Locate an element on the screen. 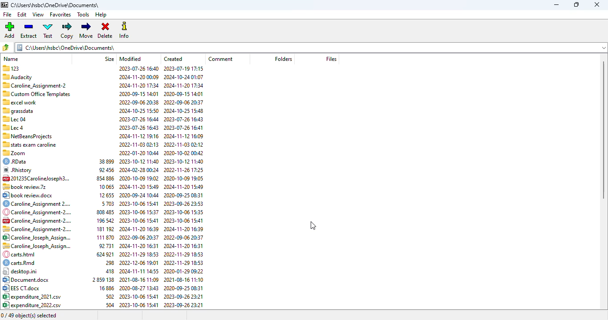 This screenshot has width=608, height=320. name is located at coordinates (11, 59).